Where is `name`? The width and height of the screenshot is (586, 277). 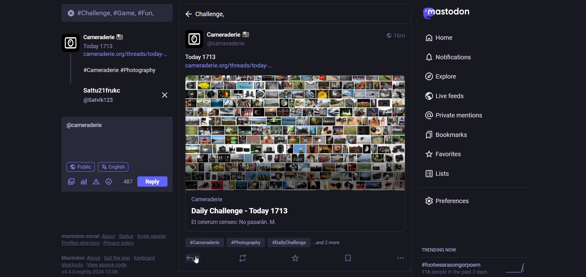
name is located at coordinates (103, 91).